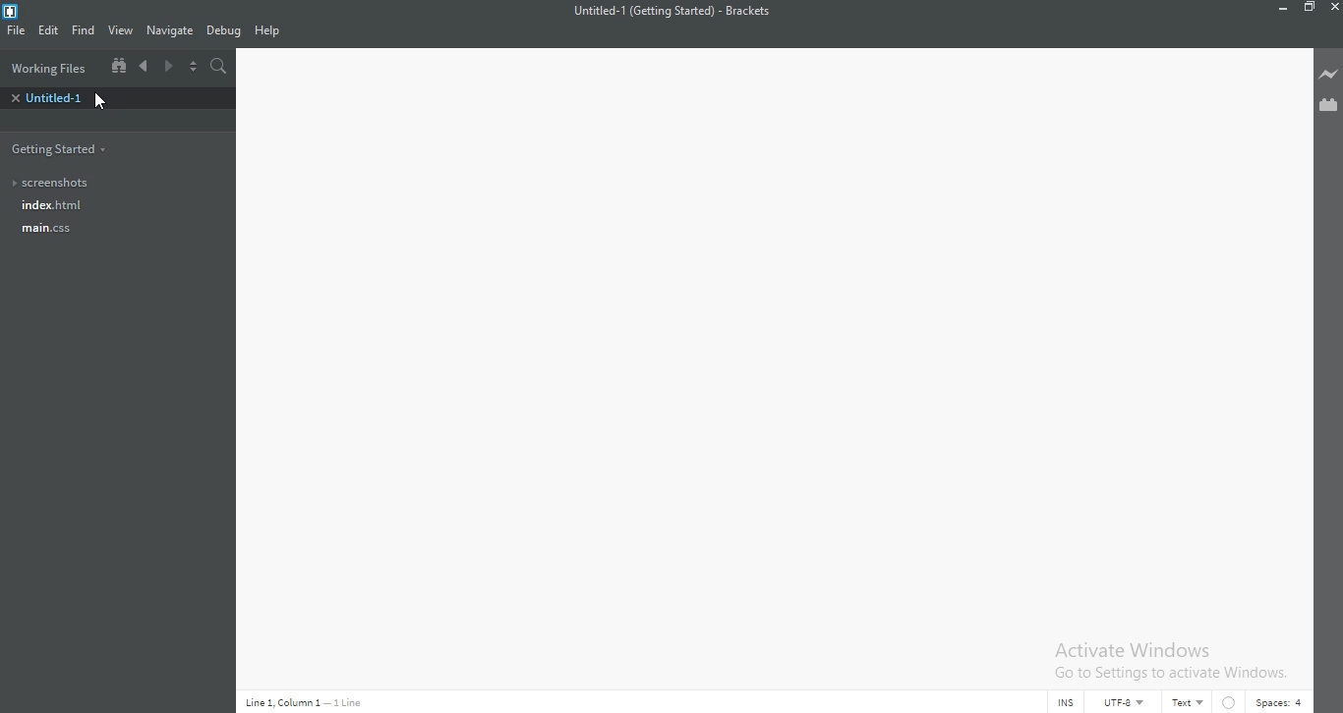 The image size is (1343, 713). What do you see at coordinates (117, 68) in the screenshot?
I see `Show file tree` at bounding box center [117, 68].